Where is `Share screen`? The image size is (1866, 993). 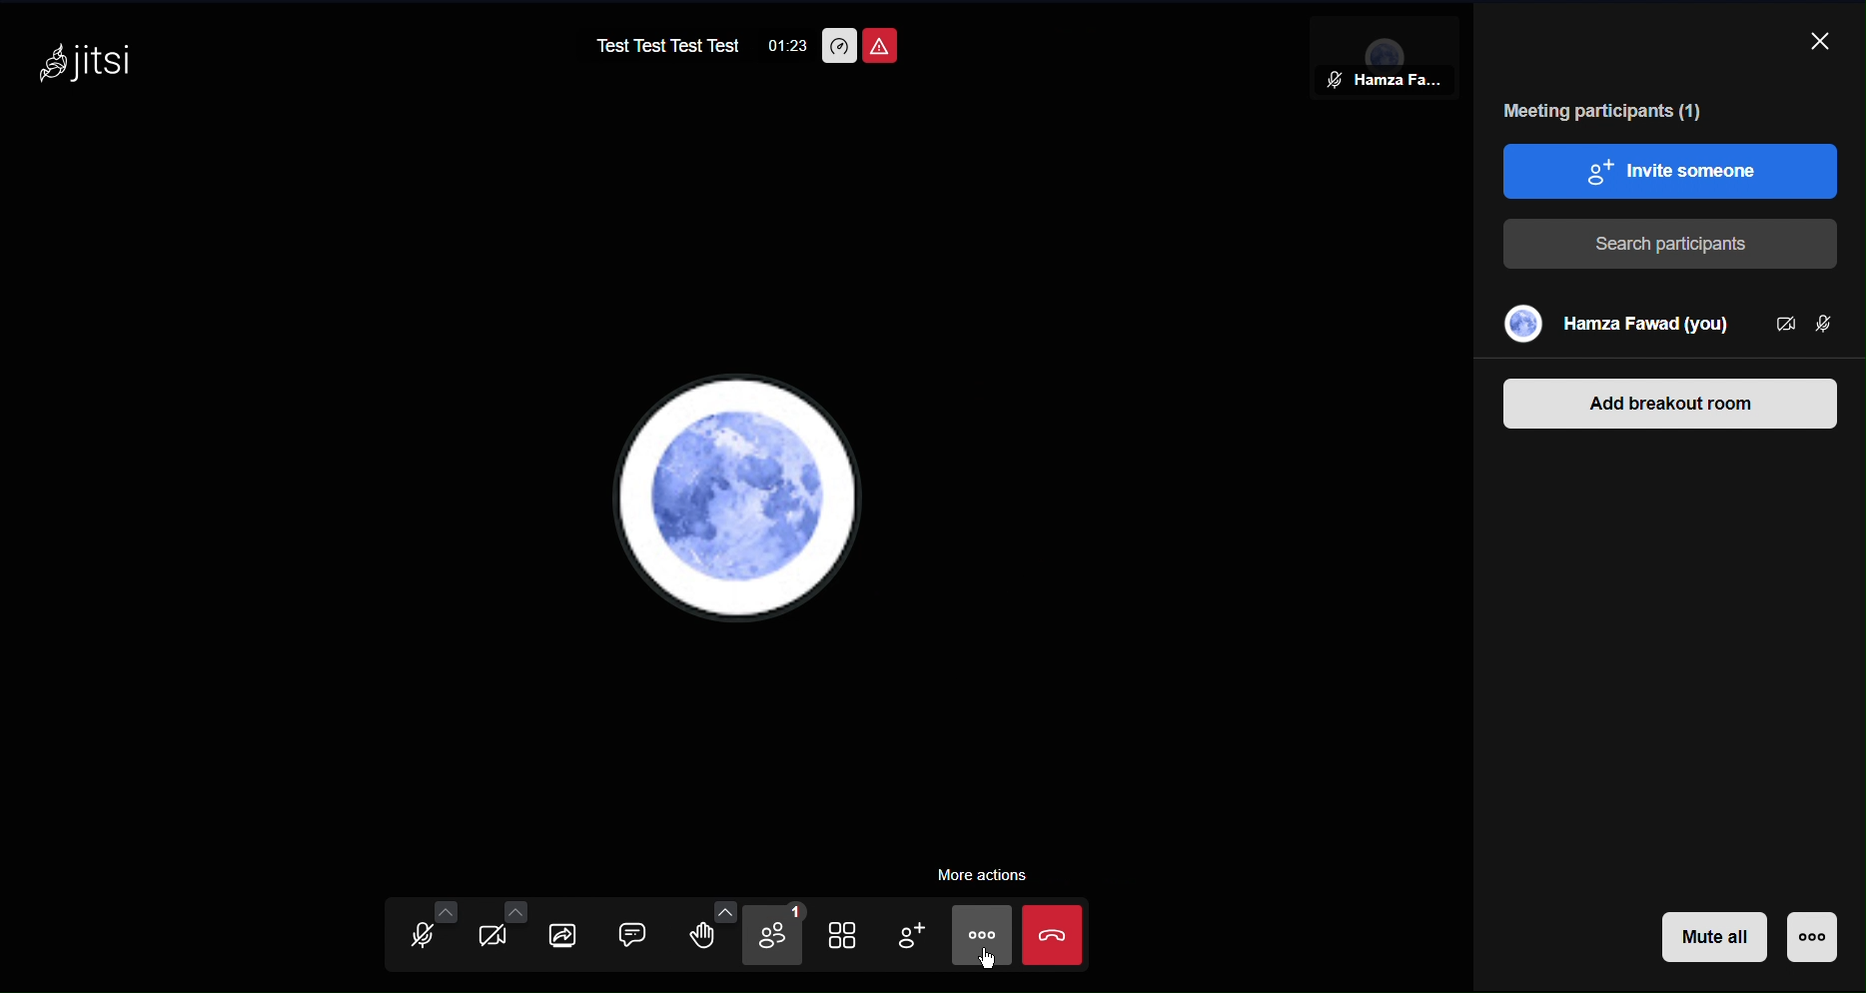 Share screen is located at coordinates (574, 934).